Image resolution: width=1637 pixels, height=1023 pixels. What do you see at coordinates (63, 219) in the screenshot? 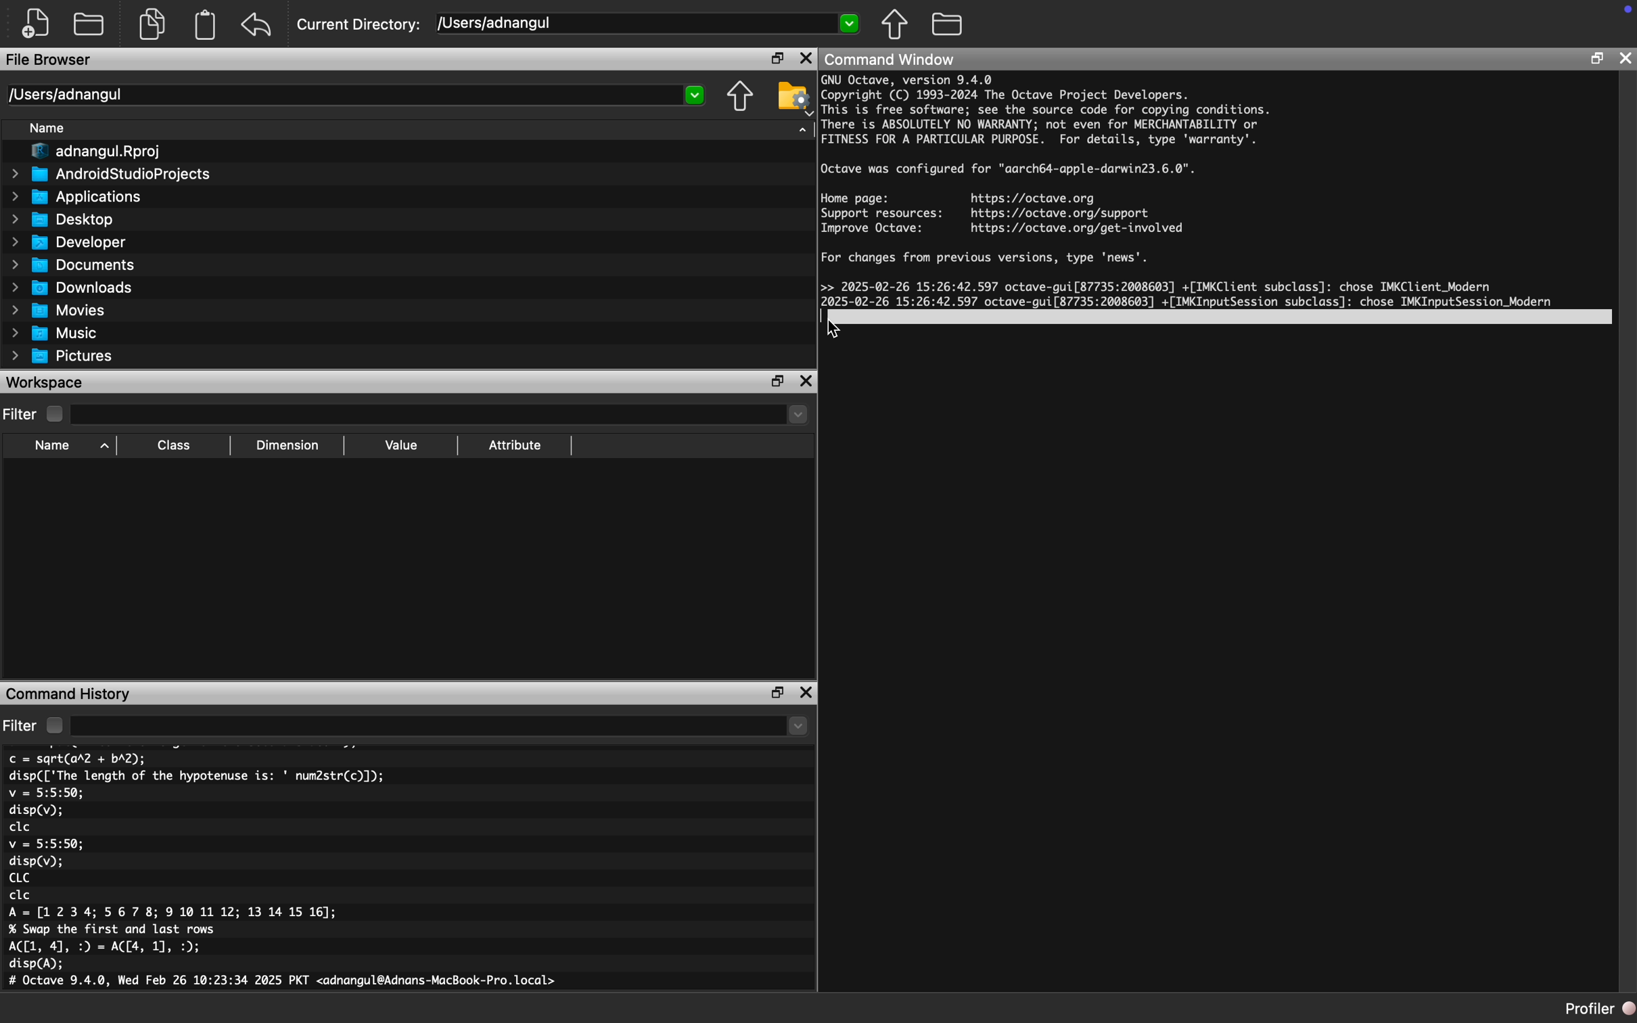
I see `Desktop` at bounding box center [63, 219].